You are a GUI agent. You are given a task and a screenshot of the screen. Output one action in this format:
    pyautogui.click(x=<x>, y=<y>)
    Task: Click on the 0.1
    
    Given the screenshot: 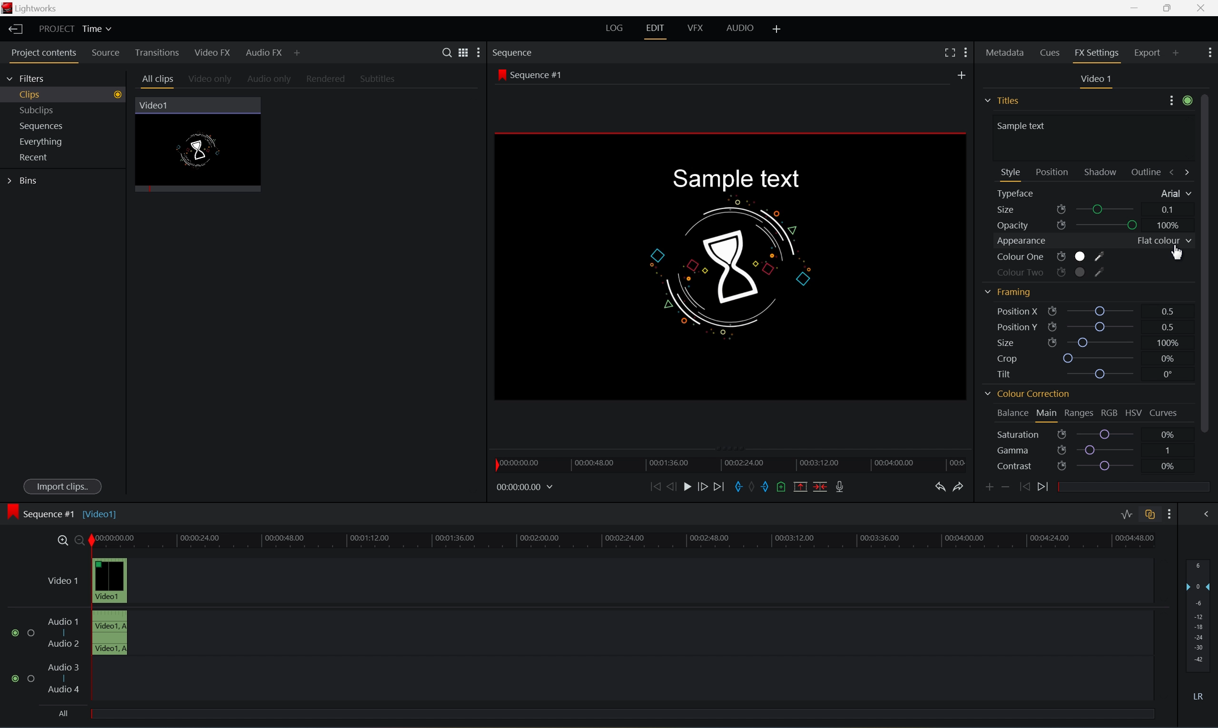 What is the action you would take?
    pyautogui.click(x=1168, y=209)
    